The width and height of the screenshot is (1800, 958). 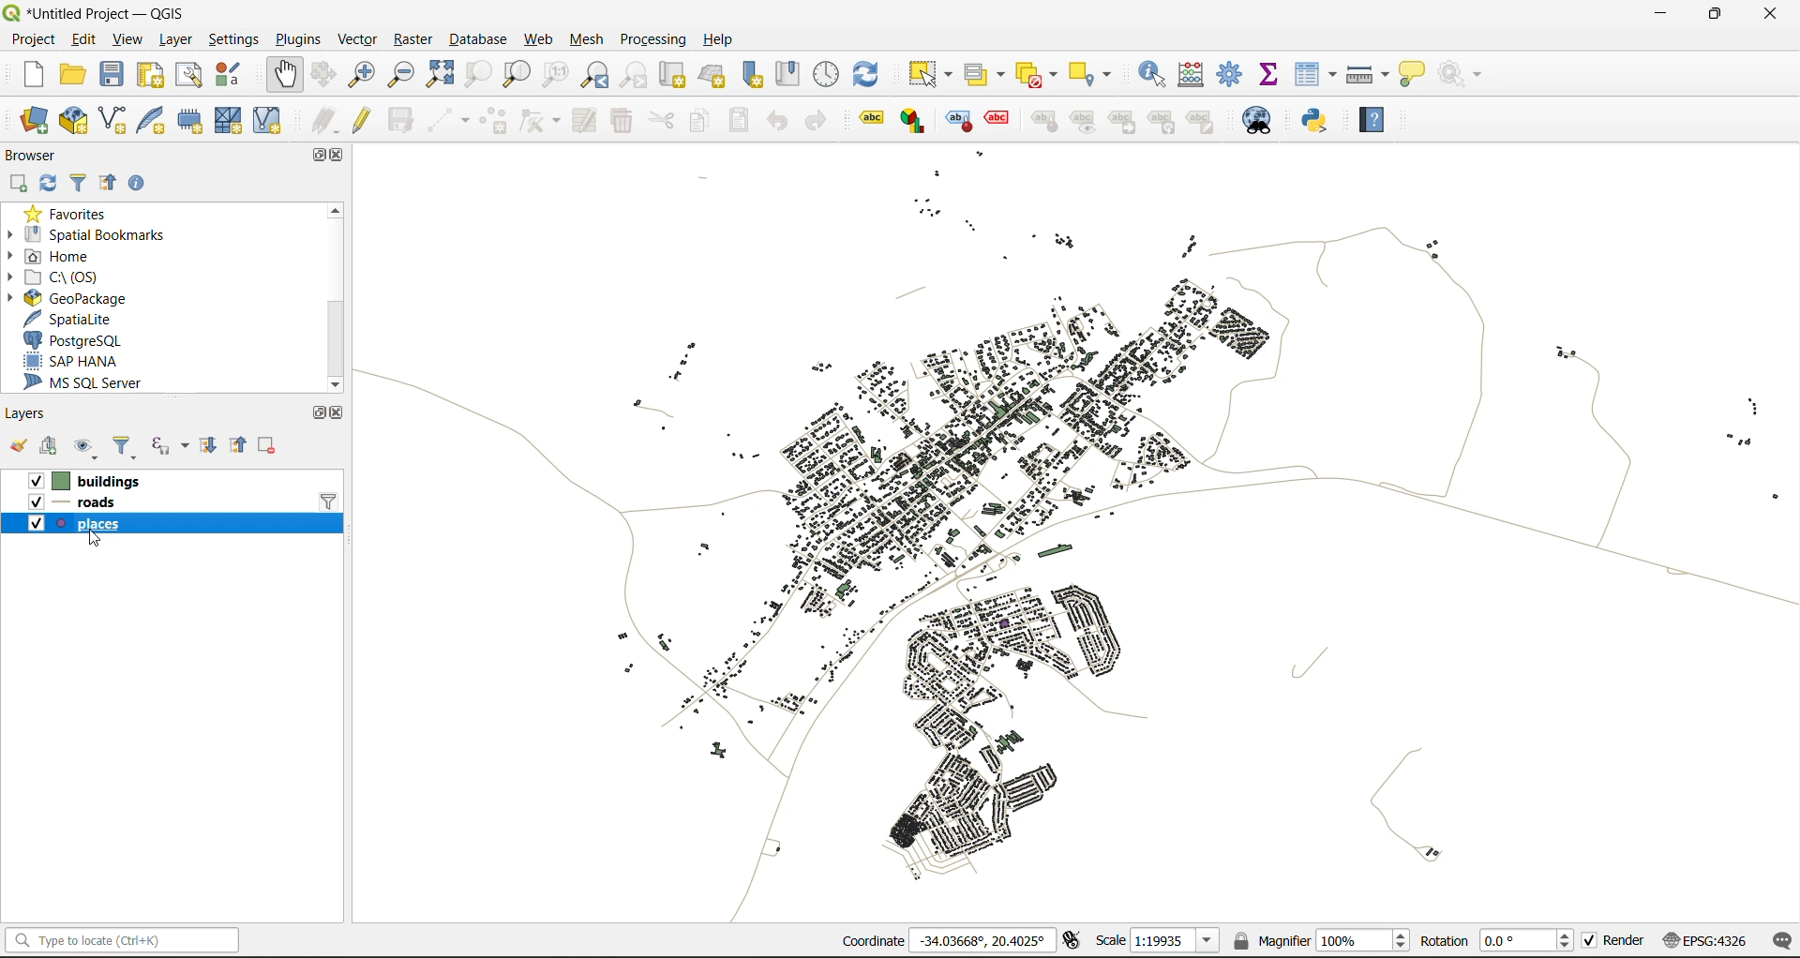 I want to click on buildings, so click(x=107, y=479).